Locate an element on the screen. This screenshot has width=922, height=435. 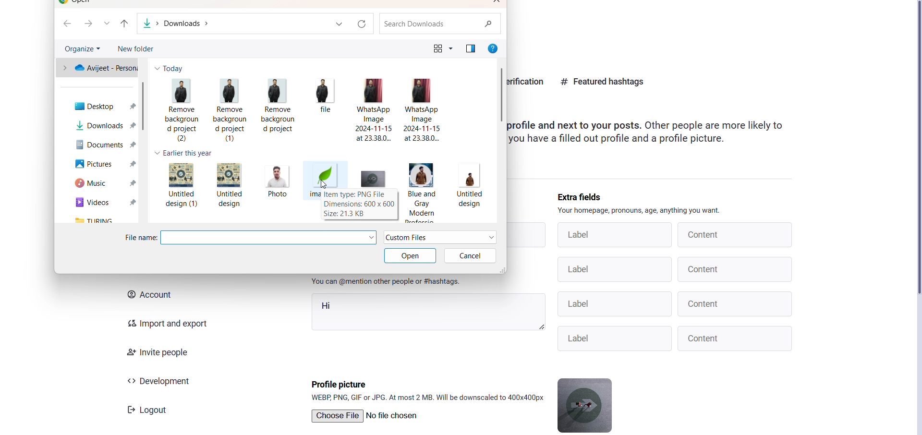
profile picture is located at coordinates (340, 383).